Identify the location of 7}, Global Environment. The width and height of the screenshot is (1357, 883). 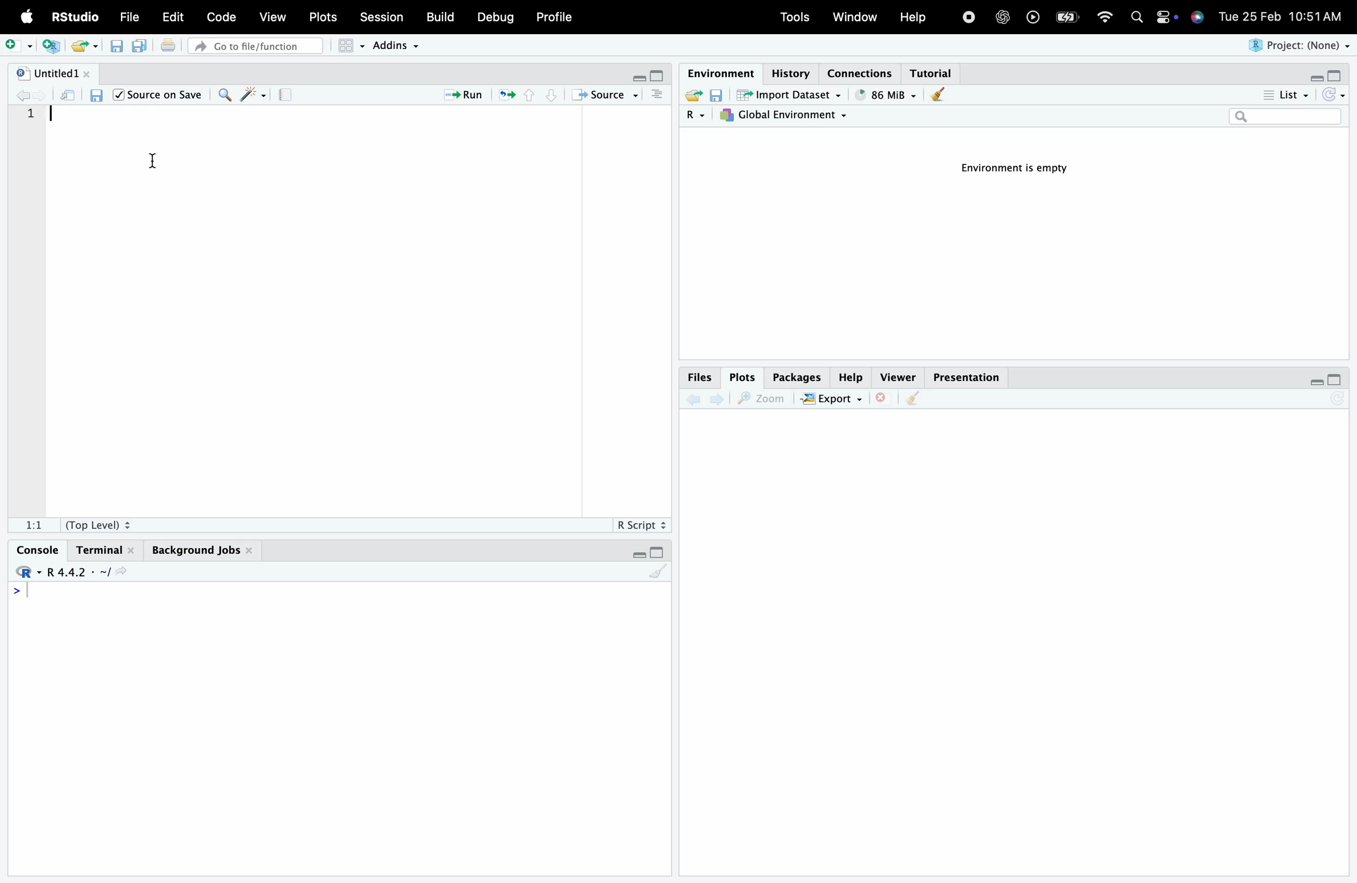
(787, 115).